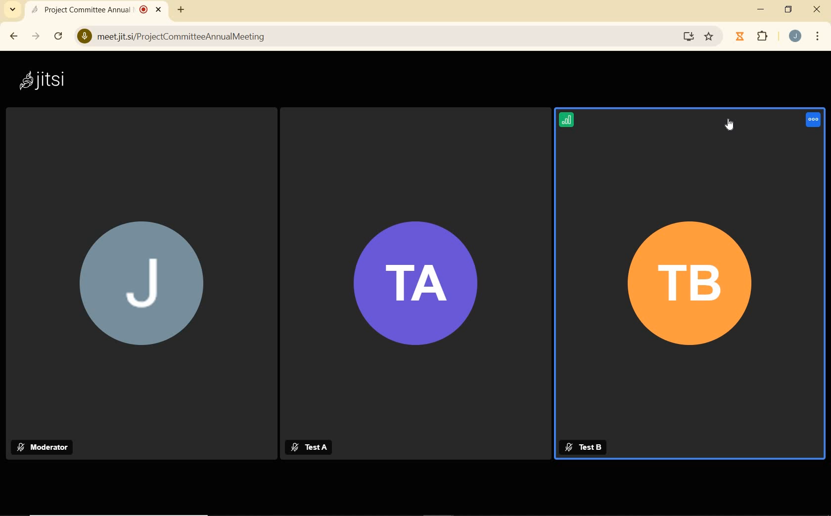 The width and height of the screenshot is (831, 516). I want to click on RELOAD, so click(59, 34).